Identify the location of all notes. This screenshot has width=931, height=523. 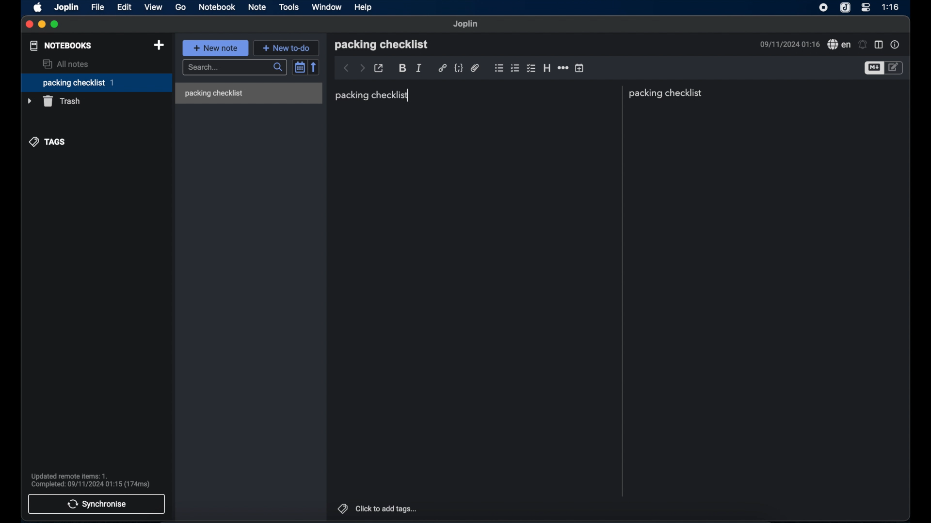
(67, 64).